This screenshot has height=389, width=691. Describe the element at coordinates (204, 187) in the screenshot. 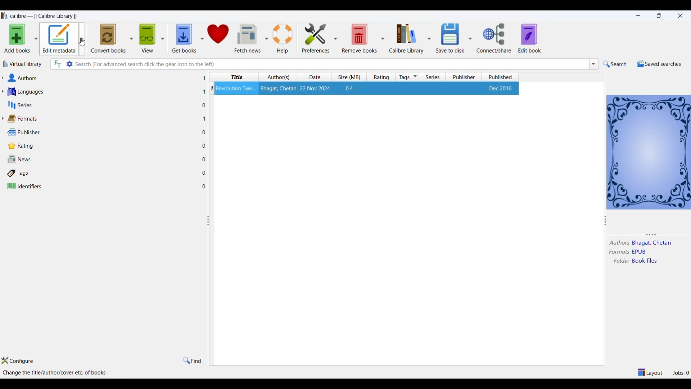

I see `0` at that location.